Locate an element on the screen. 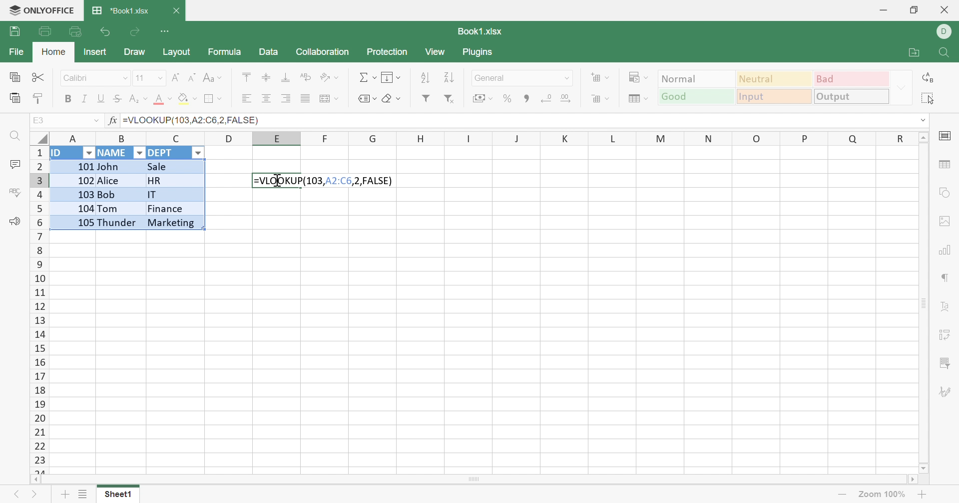 The height and width of the screenshot is (503, 959). 102 is located at coordinates (76, 179).